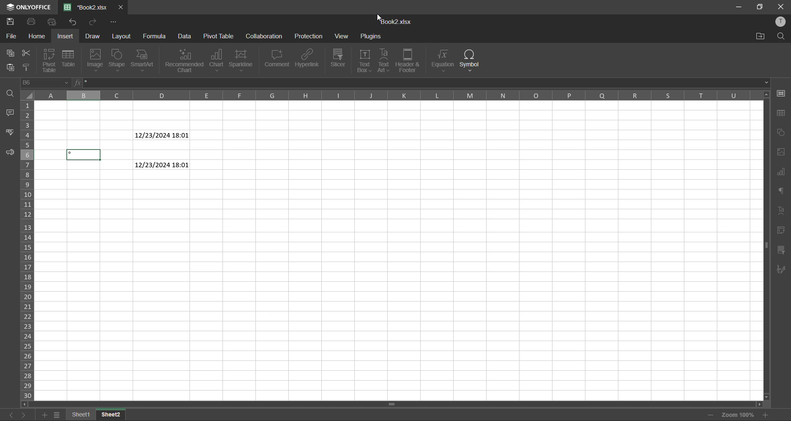 This screenshot has width=791, height=421. I want to click on text art, so click(385, 61).